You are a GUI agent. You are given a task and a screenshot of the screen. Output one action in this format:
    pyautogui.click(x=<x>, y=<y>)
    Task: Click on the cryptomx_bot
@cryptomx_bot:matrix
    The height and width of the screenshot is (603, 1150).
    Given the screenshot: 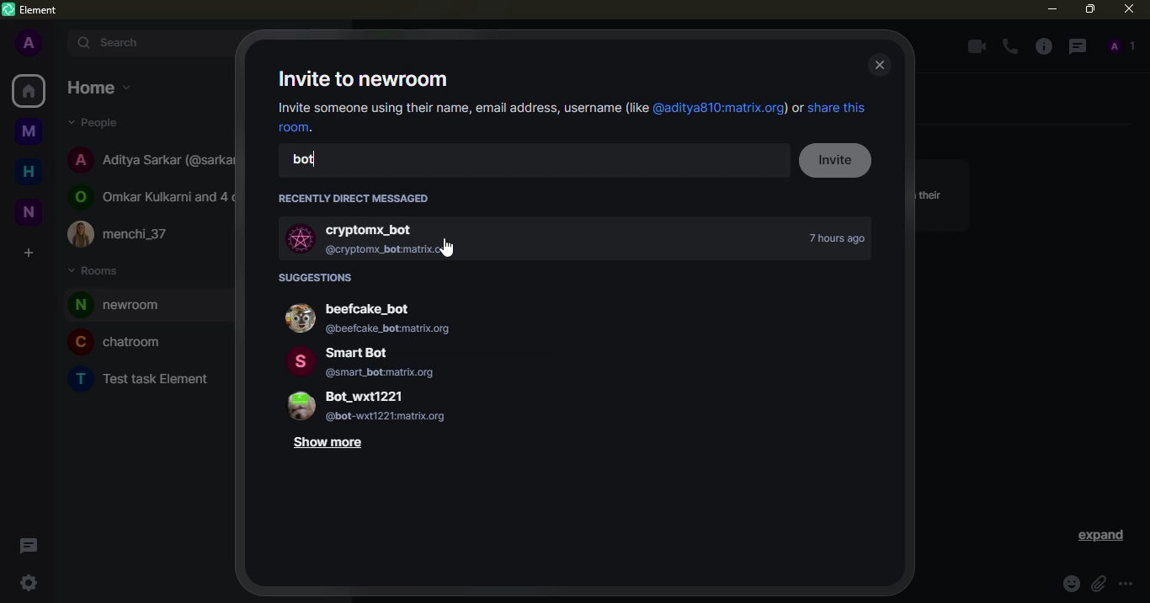 What is the action you would take?
    pyautogui.click(x=355, y=237)
    